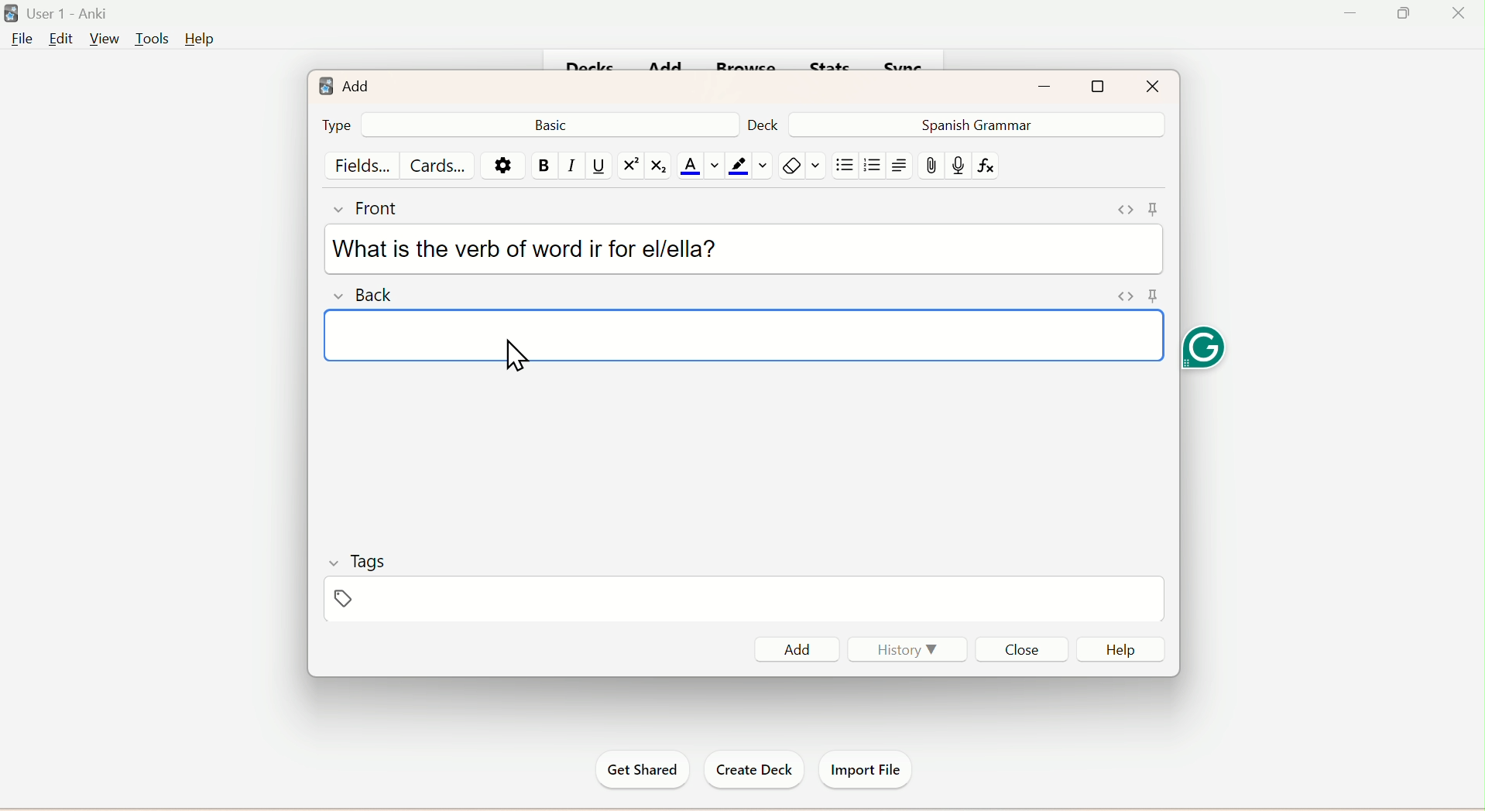 The image size is (1485, 811). I want to click on Deck, so click(763, 124).